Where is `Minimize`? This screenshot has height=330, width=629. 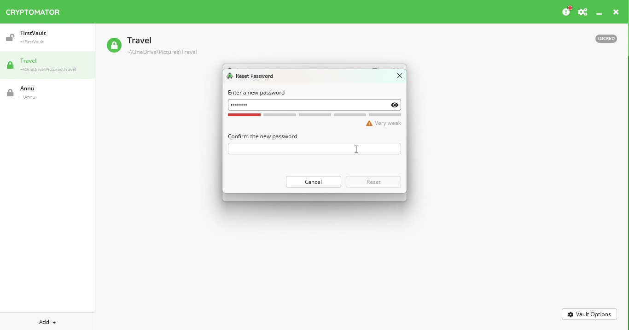 Minimize is located at coordinates (600, 14).